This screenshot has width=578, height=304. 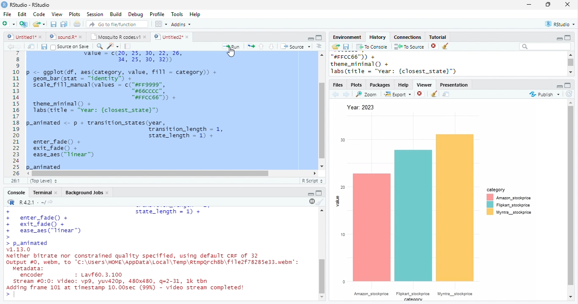 What do you see at coordinates (545, 46) in the screenshot?
I see `search bar` at bounding box center [545, 46].